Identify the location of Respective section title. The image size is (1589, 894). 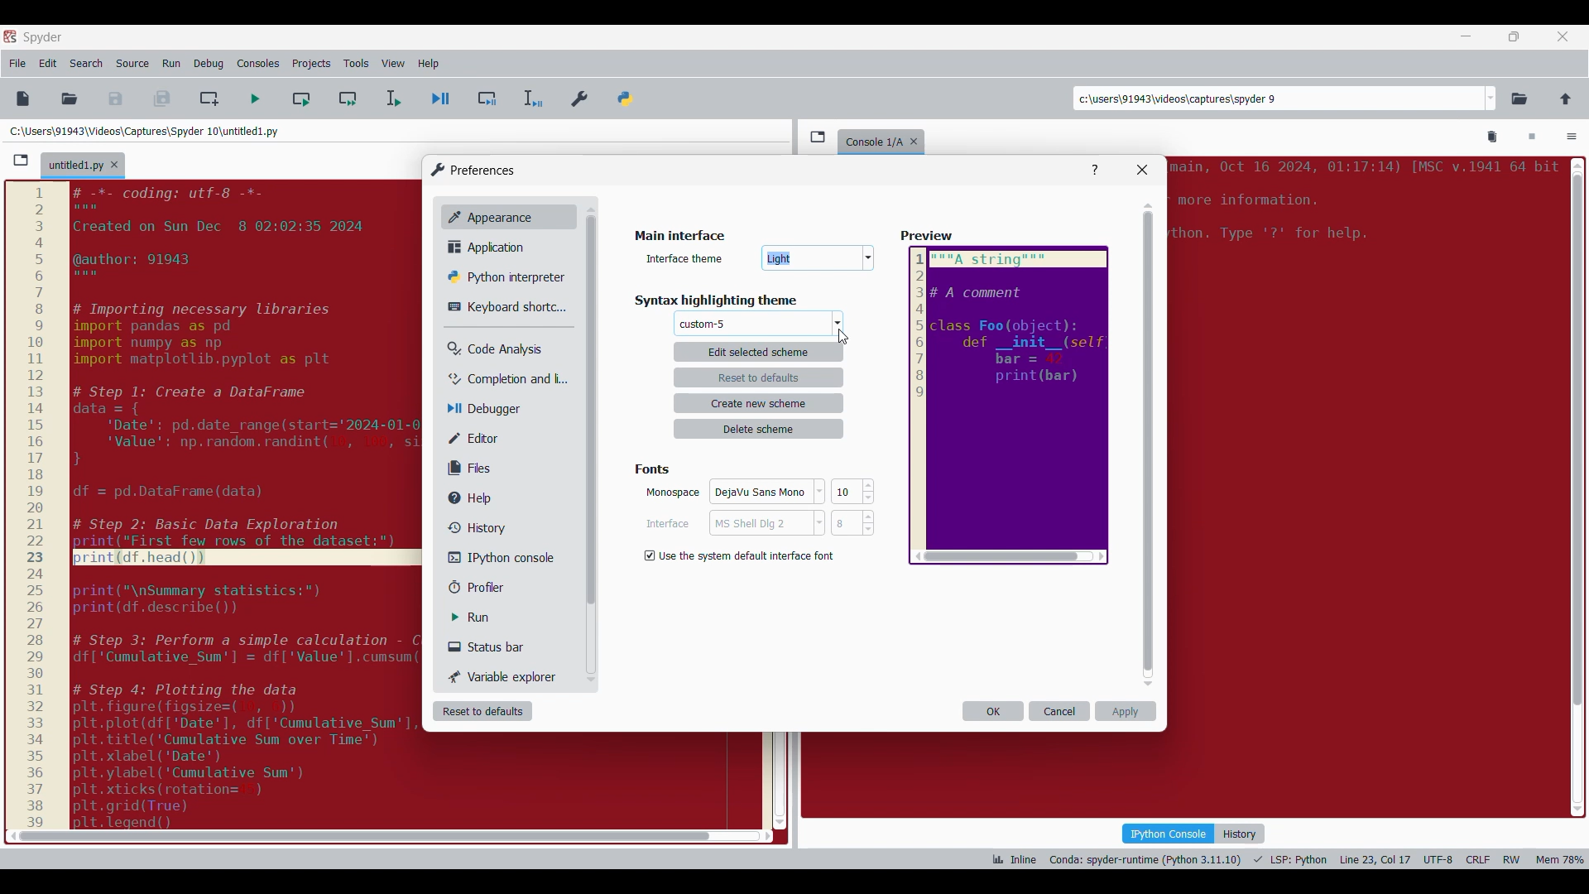
(762, 300).